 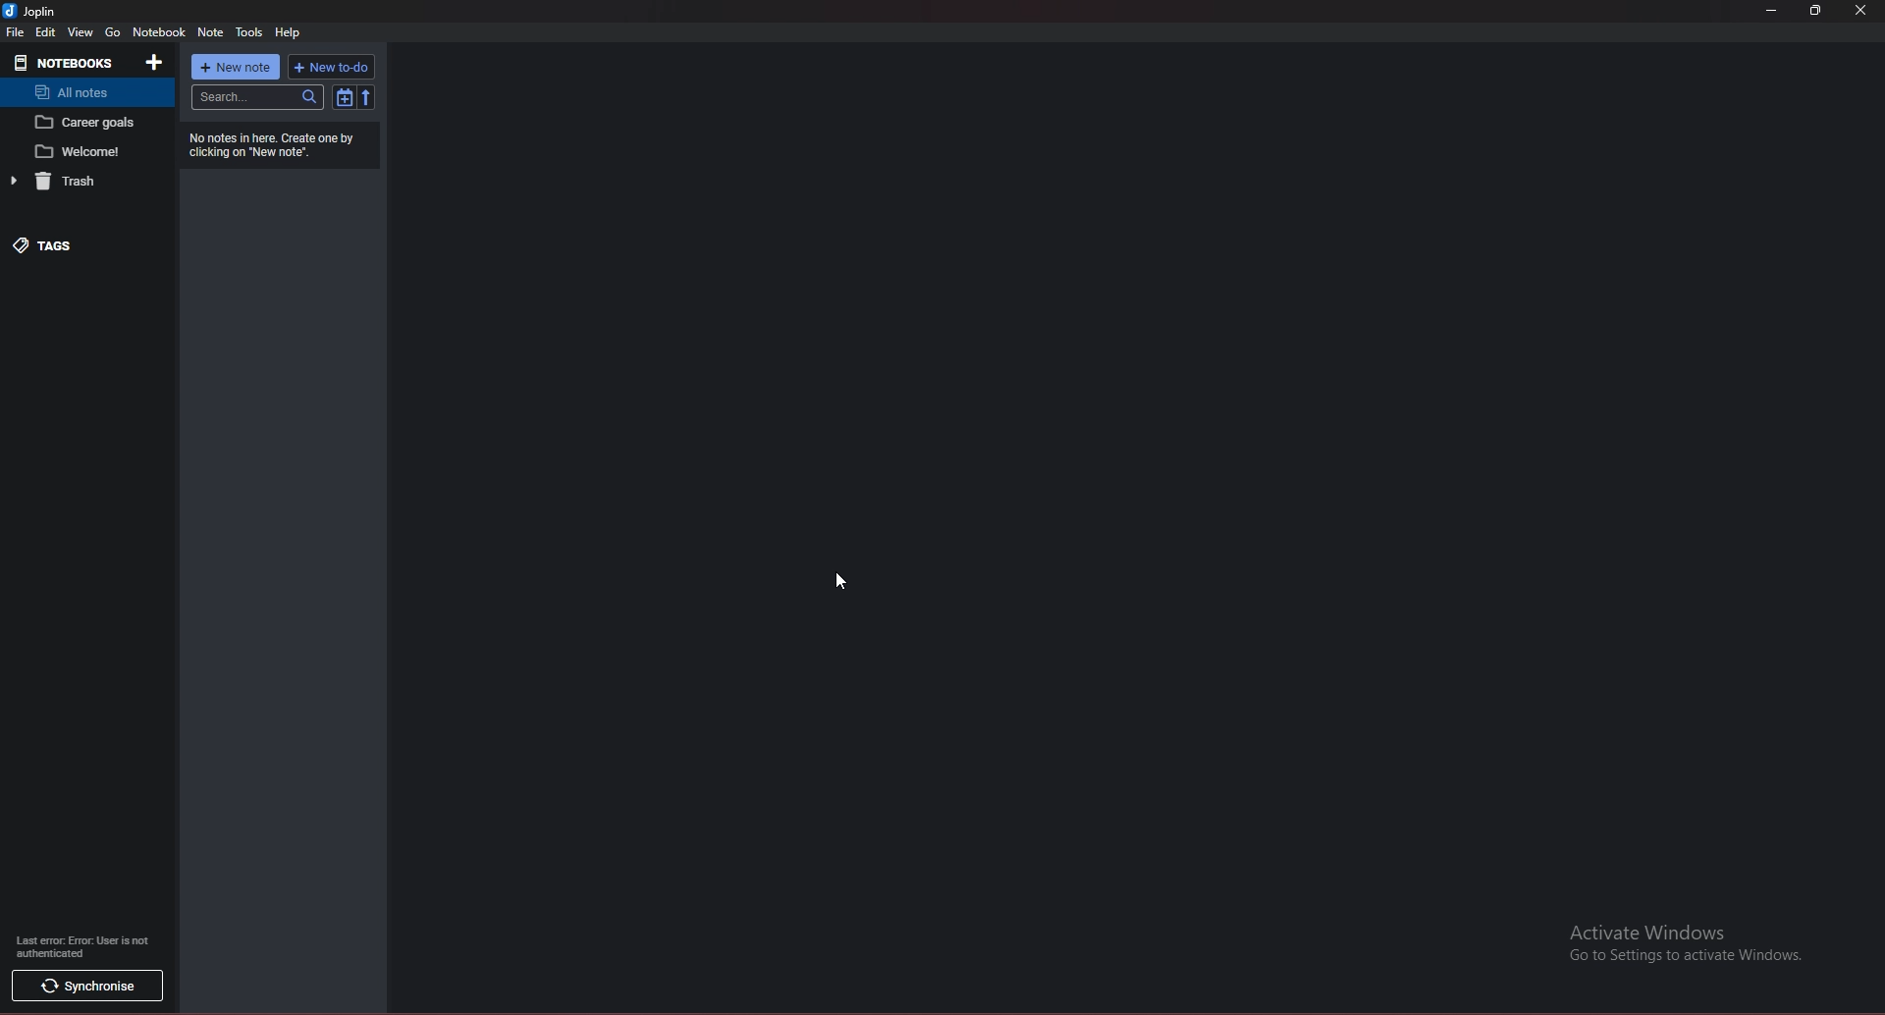 I want to click on help, so click(x=289, y=31).